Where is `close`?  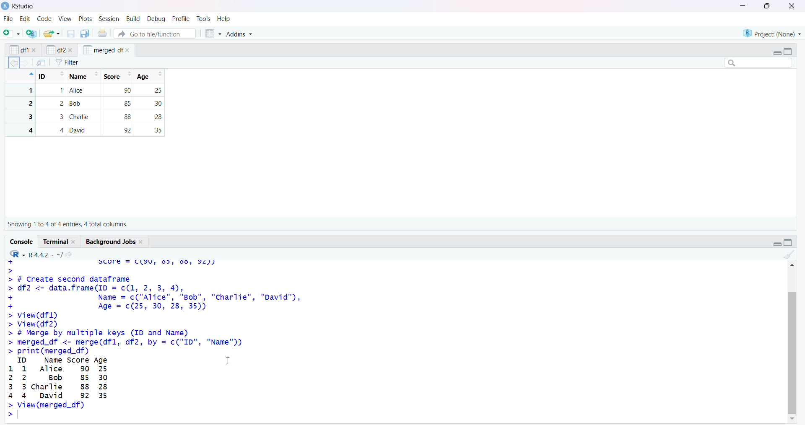 close is located at coordinates (792, 6).